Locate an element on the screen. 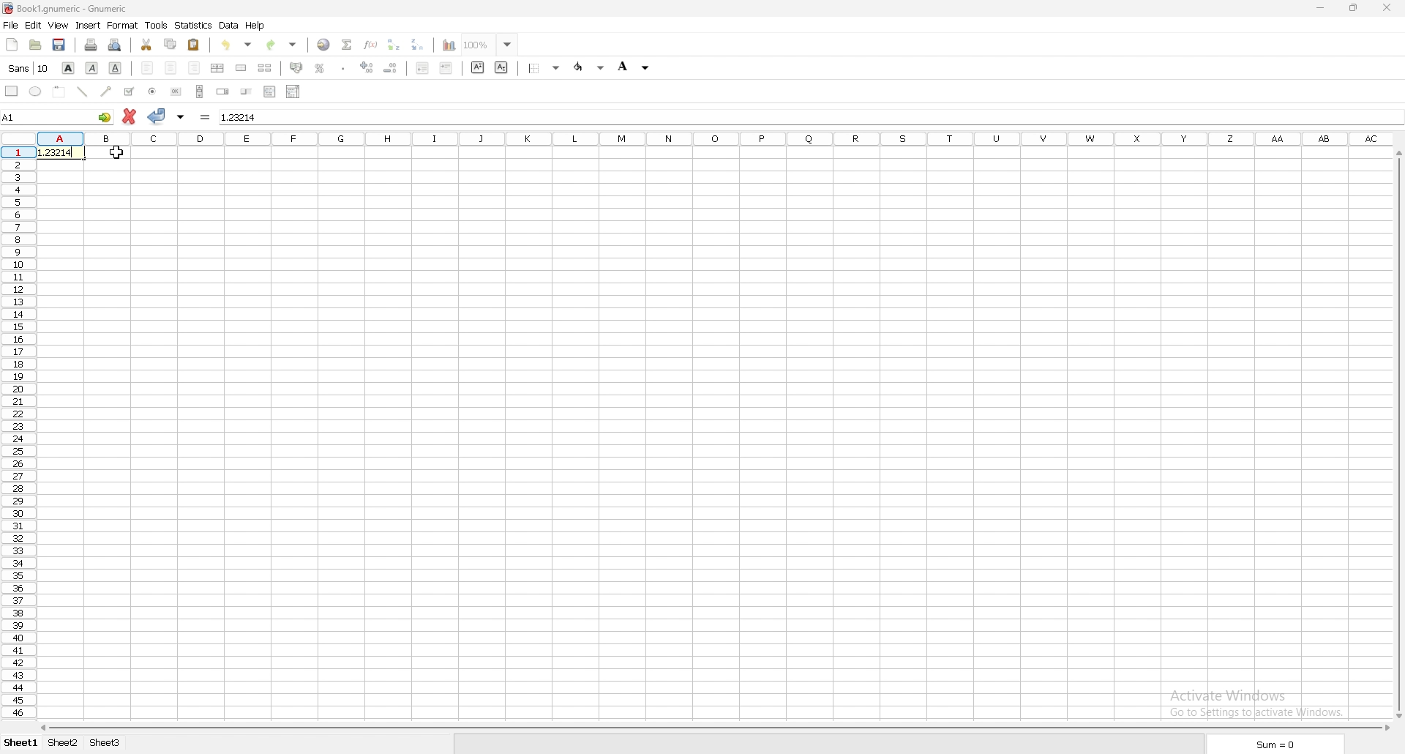 This screenshot has width=1405, height=754. list is located at coordinates (269, 91).